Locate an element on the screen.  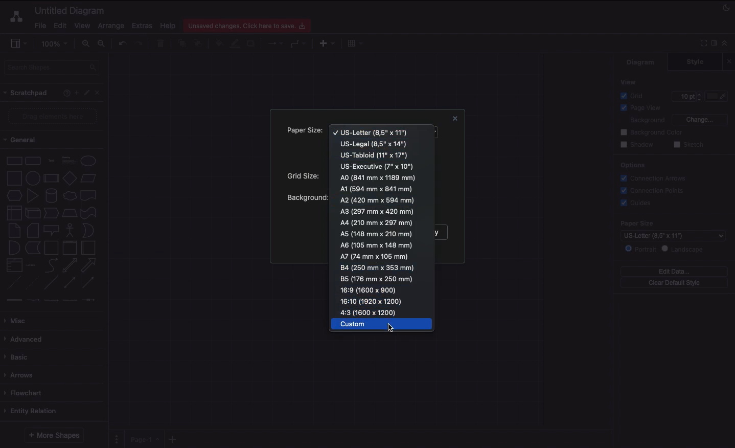
Color is located at coordinates (718, 96).